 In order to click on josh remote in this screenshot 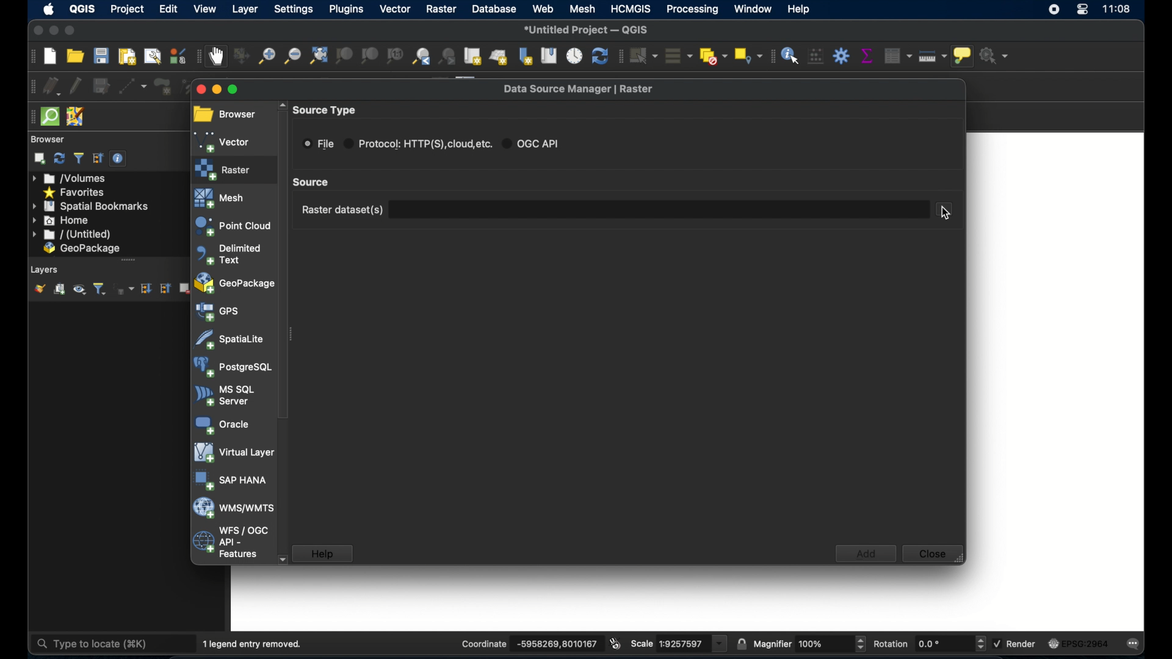, I will do `click(75, 116)`.